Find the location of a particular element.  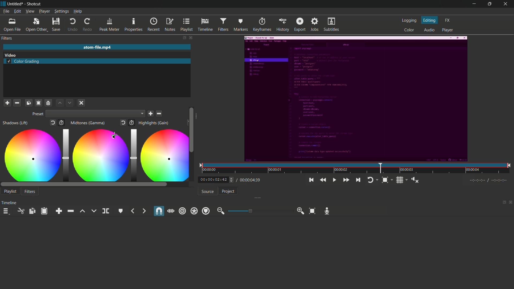

zoom timeline to fit is located at coordinates (312, 211).